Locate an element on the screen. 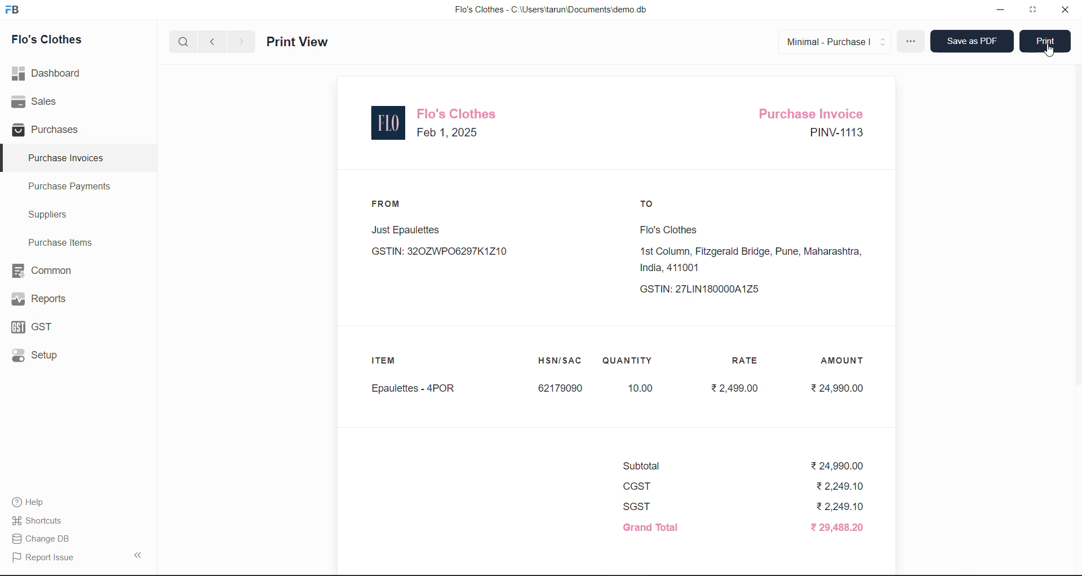   Sales is located at coordinates (36, 100).